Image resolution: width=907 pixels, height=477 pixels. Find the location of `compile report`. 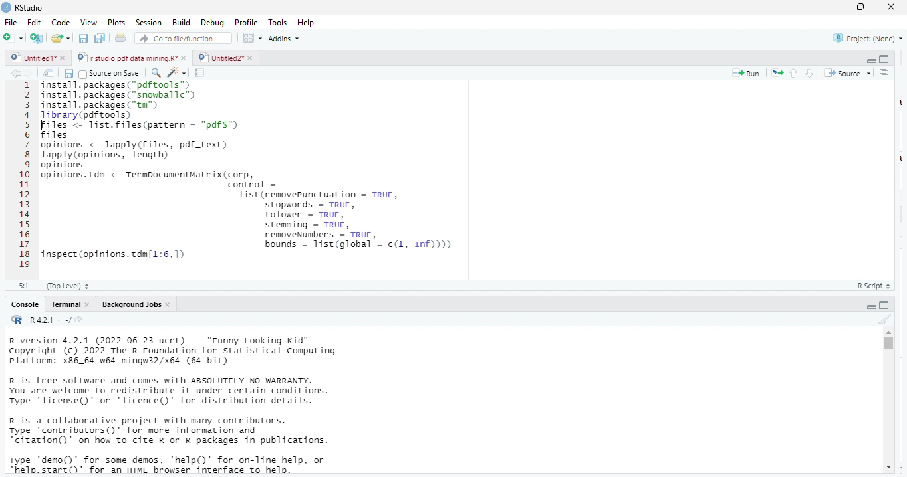

compile report is located at coordinates (201, 73).